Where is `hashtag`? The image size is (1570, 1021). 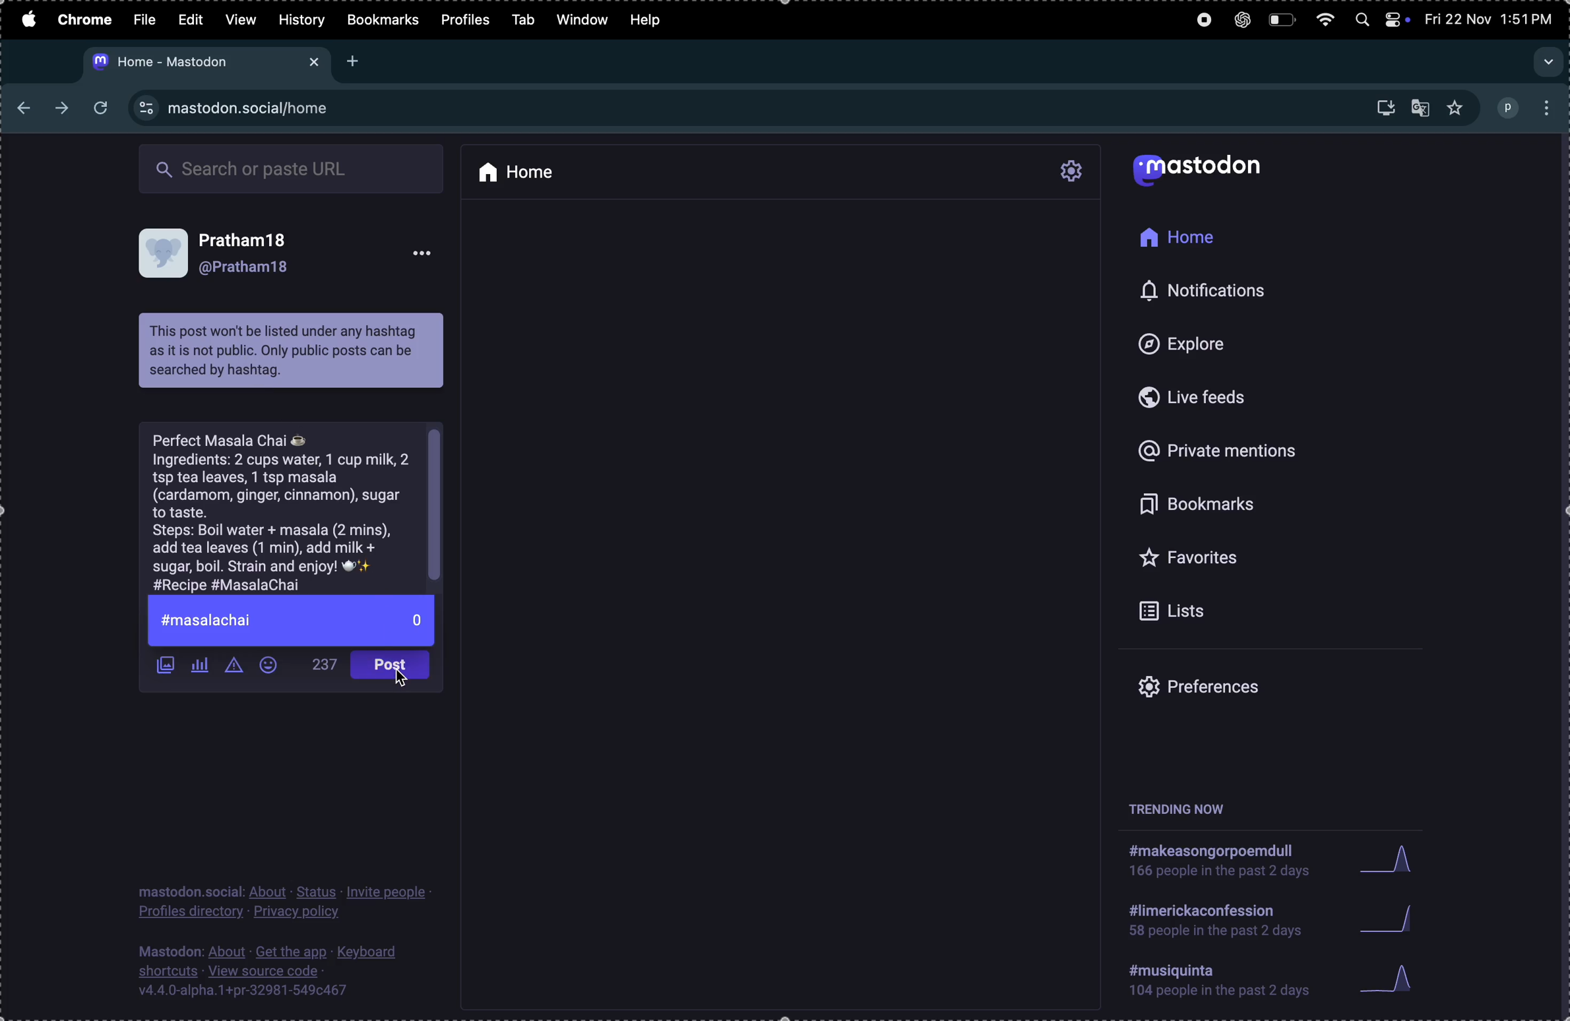 hashtag is located at coordinates (1215, 861).